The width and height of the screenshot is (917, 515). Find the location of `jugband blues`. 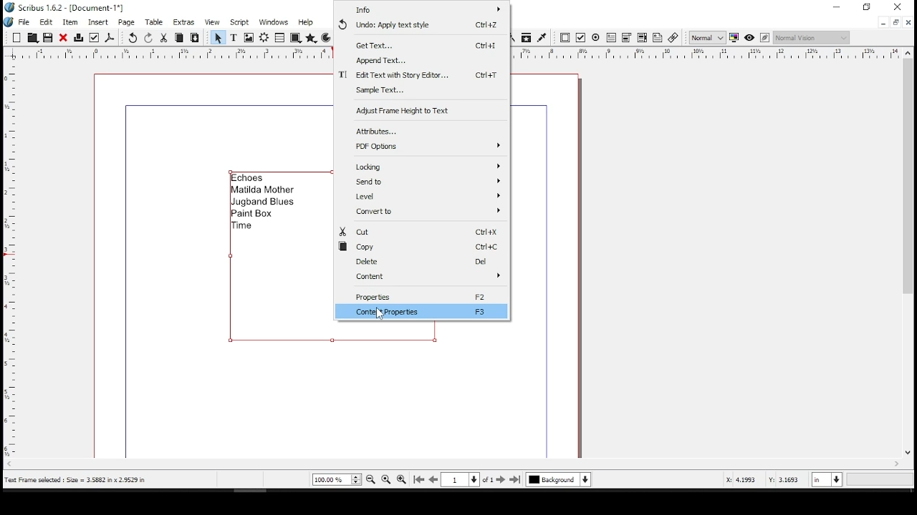

jugband blues is located at coordinates (264, 203).